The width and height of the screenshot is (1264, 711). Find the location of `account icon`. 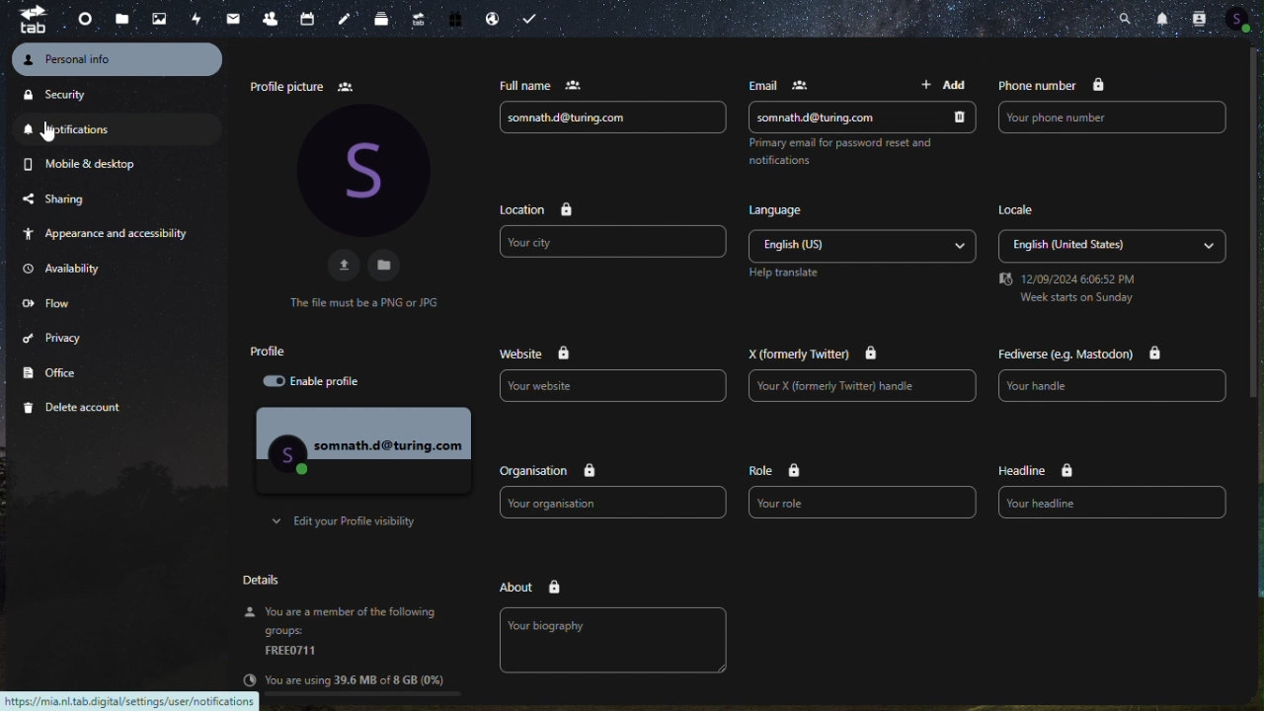

account icon is located at coordinates (1240, 21).